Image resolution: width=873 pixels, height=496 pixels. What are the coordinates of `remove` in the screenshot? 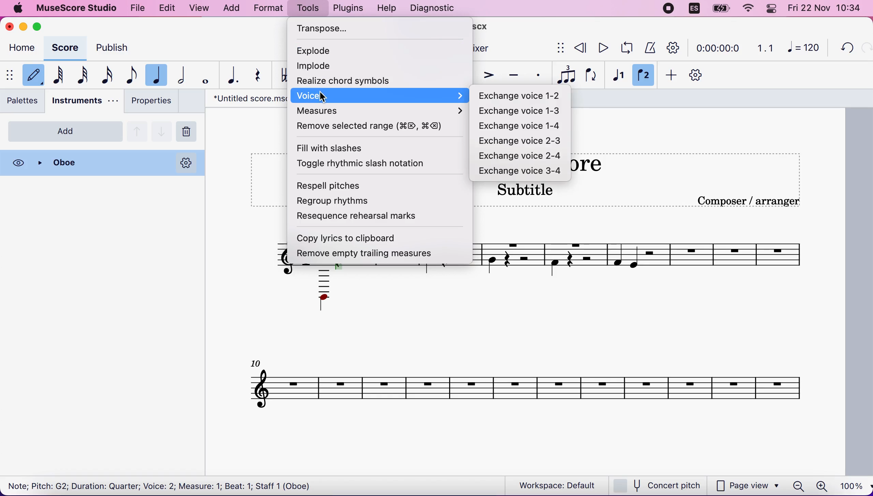 It's located at (189, 130).